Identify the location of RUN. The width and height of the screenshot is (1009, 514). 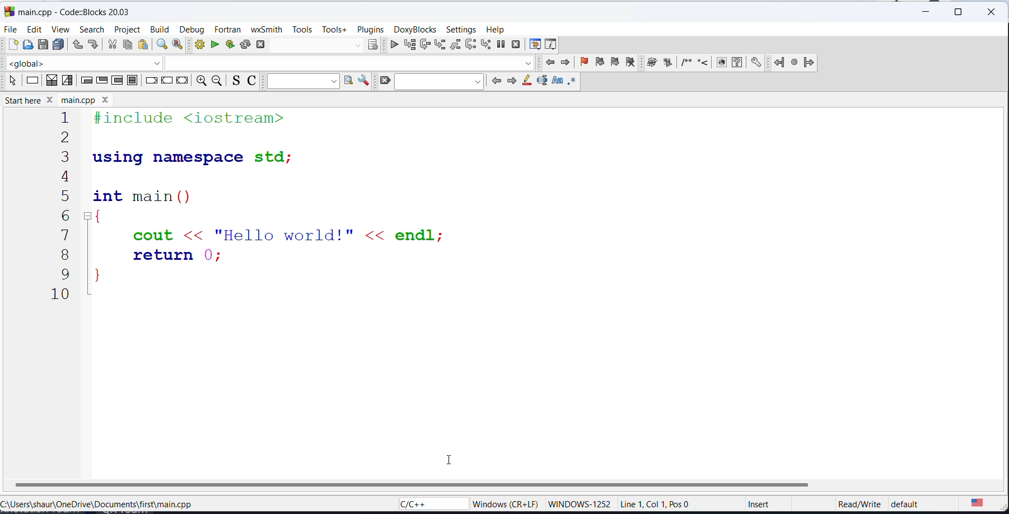
(215, 45).